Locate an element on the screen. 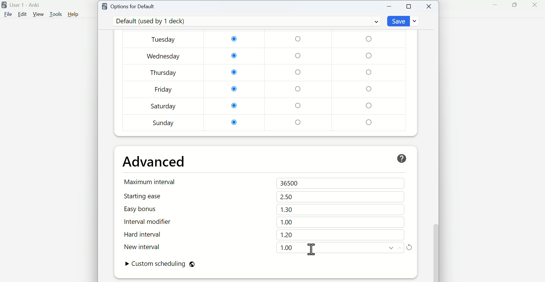 The image size is (545, 282). Maximize is located at coordinates (409, 6).